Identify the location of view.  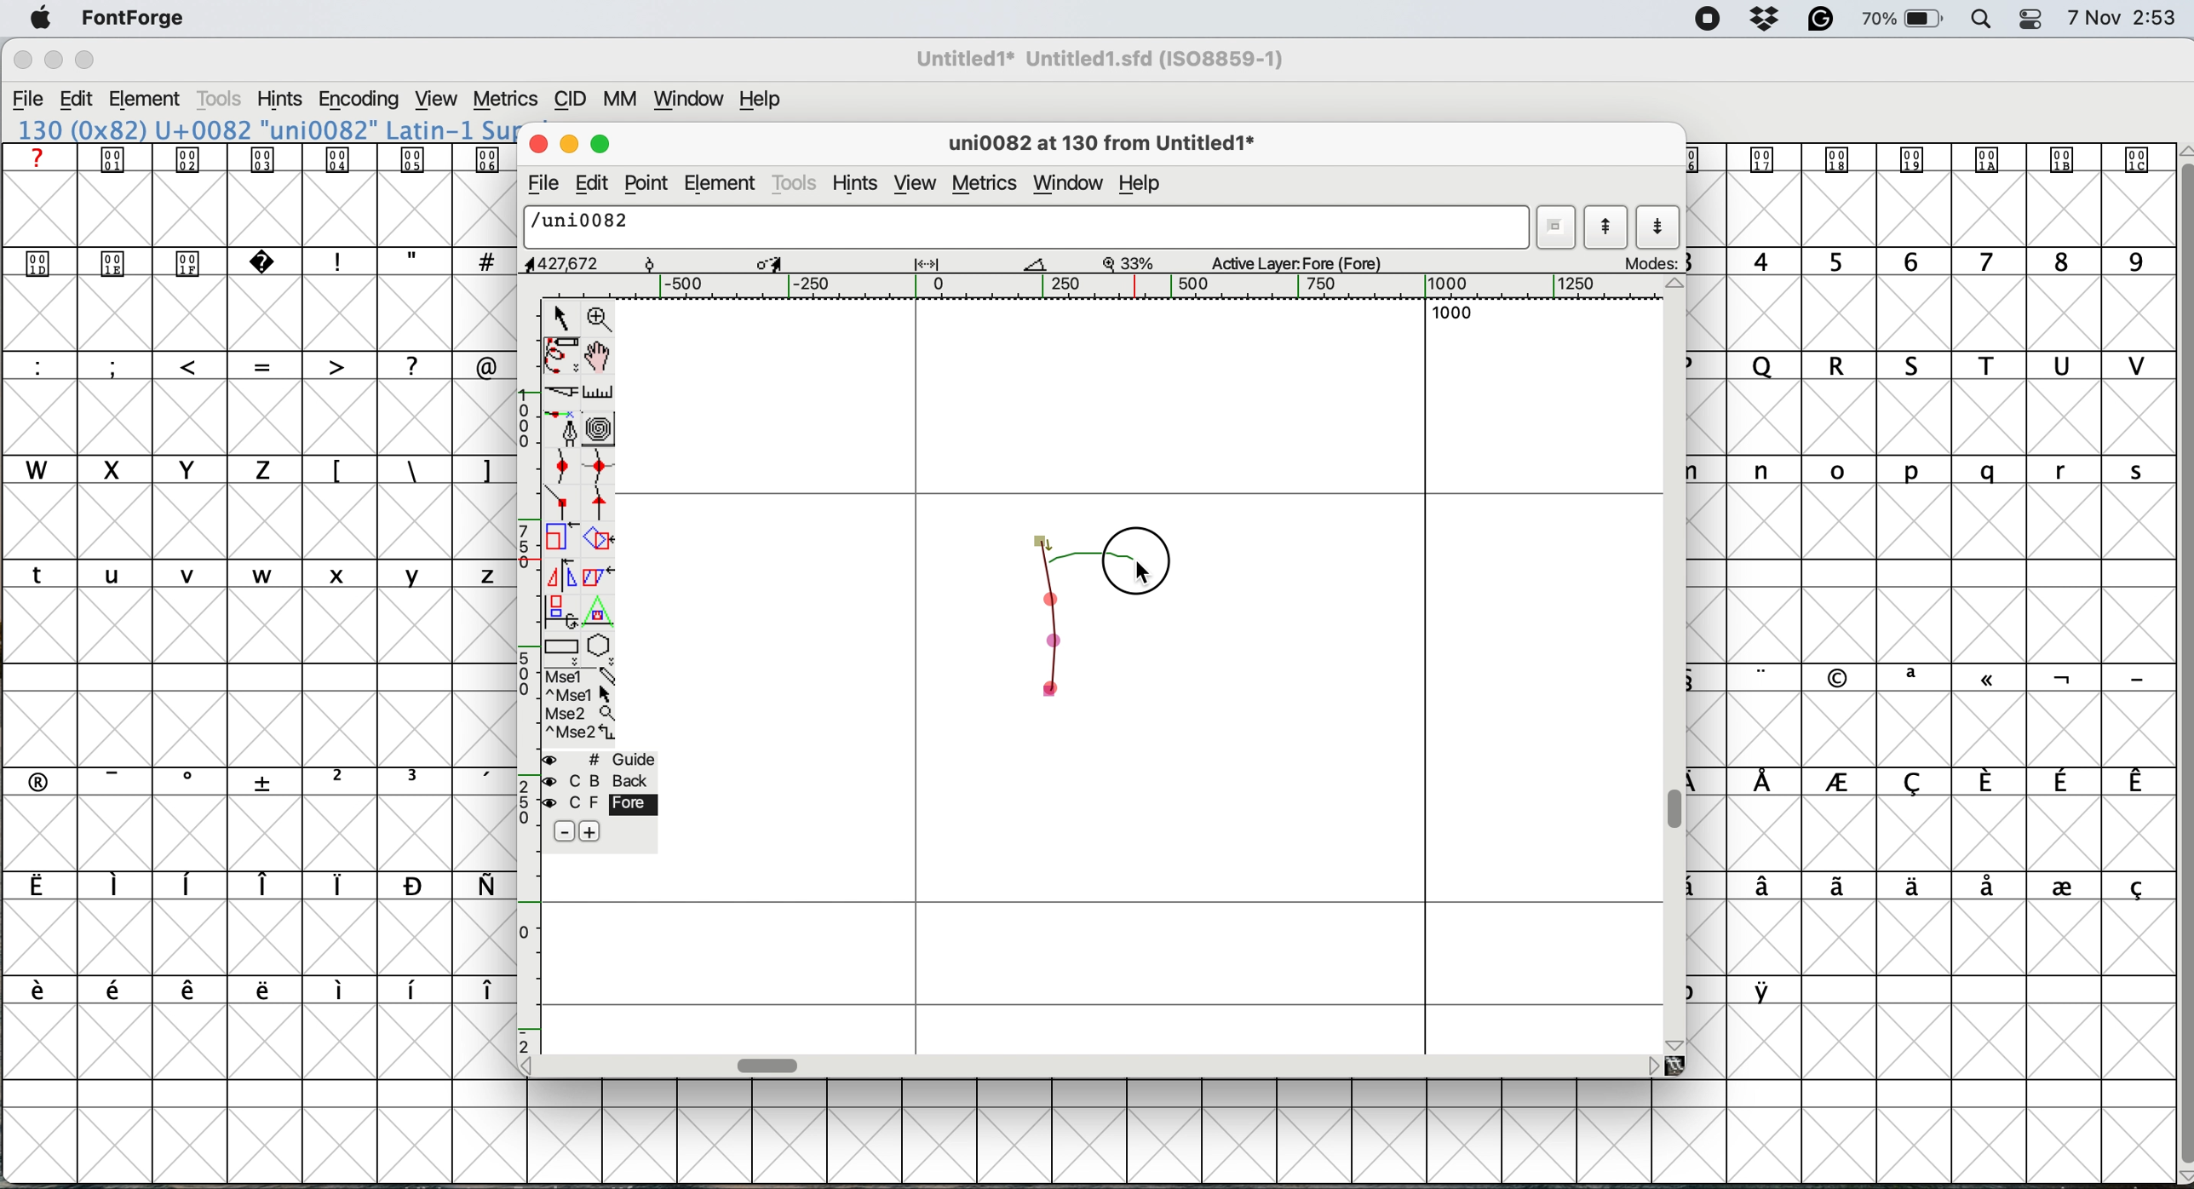
(916, 184).